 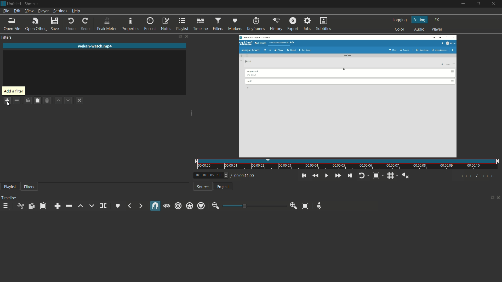 What do you see at coordinates (200, 24) in the screenshot?
I see `timeline` at bounding box center [200, 24].